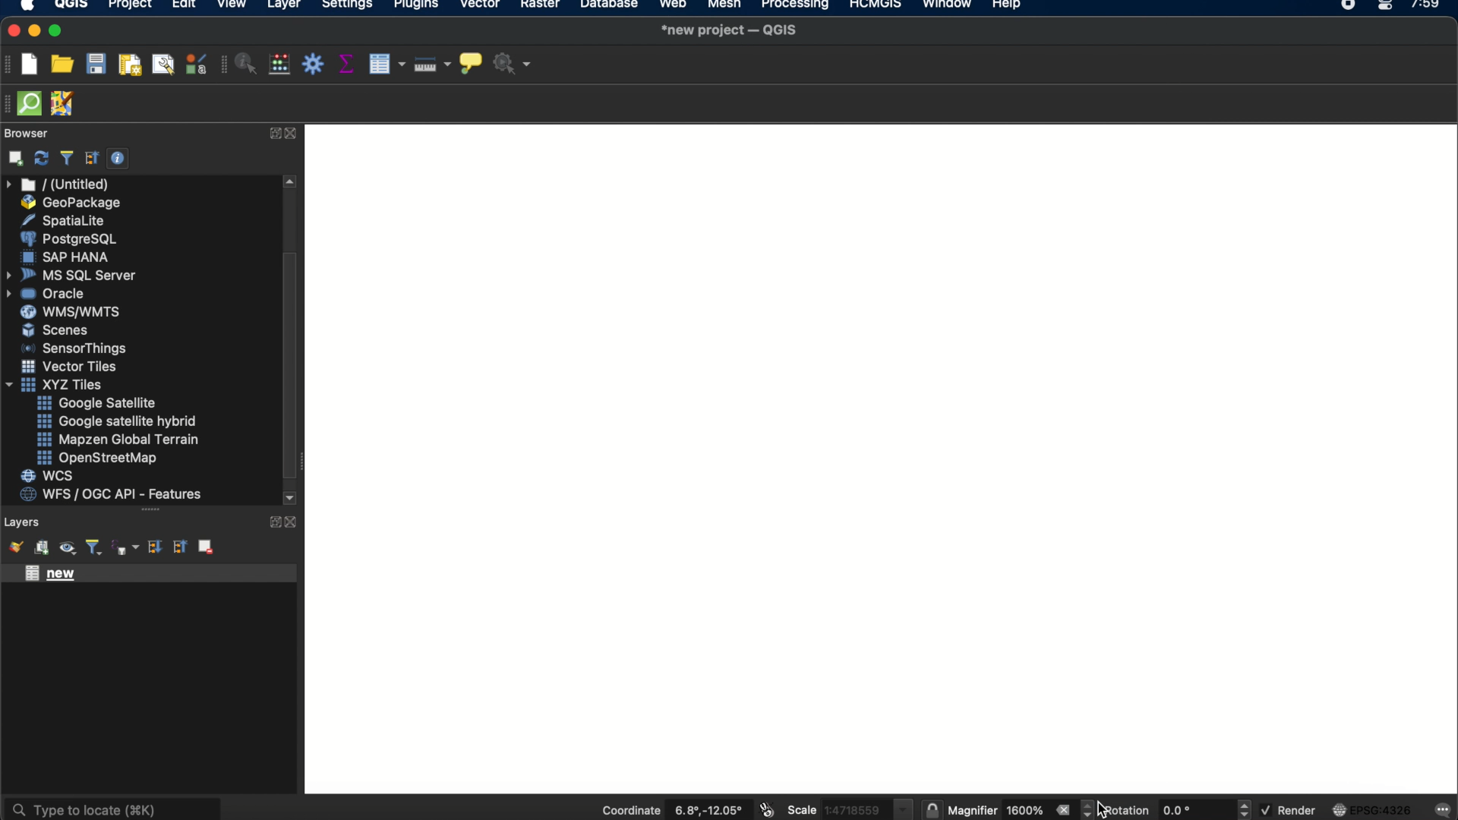 This screenshot has height=820, width=1458. Describe the element at coordinates (1384, 7) in the screenshot. I see `control center macOS` at that location.